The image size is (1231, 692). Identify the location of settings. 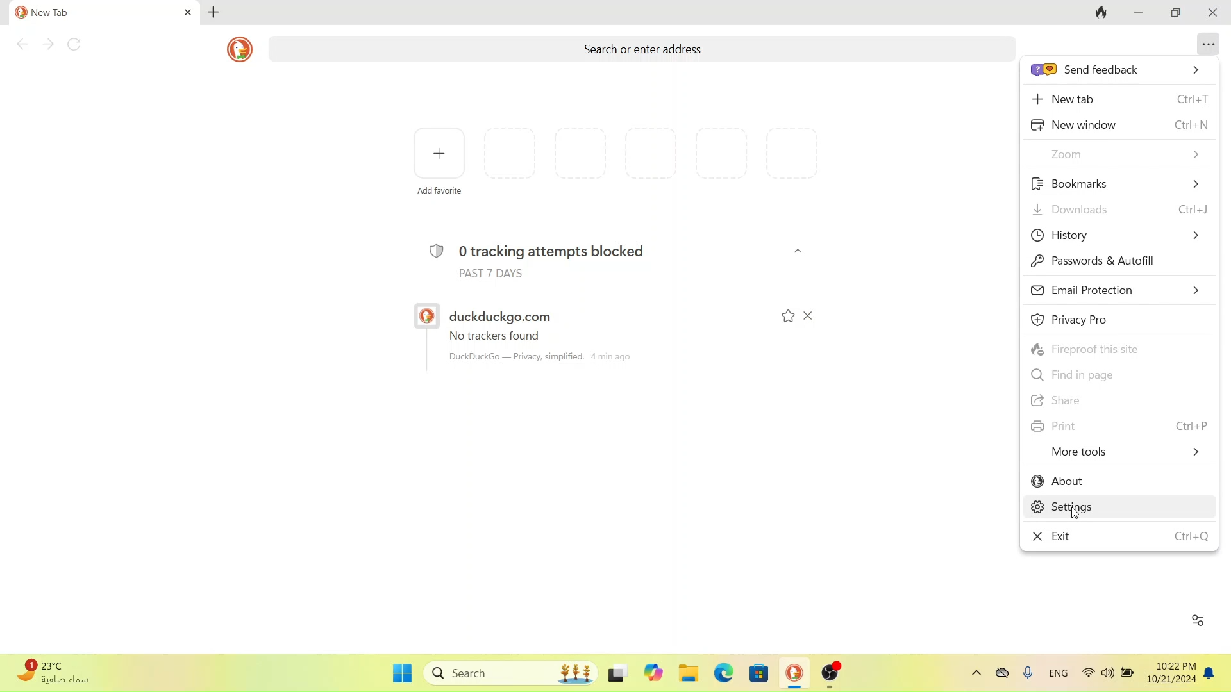
(1115, 507).